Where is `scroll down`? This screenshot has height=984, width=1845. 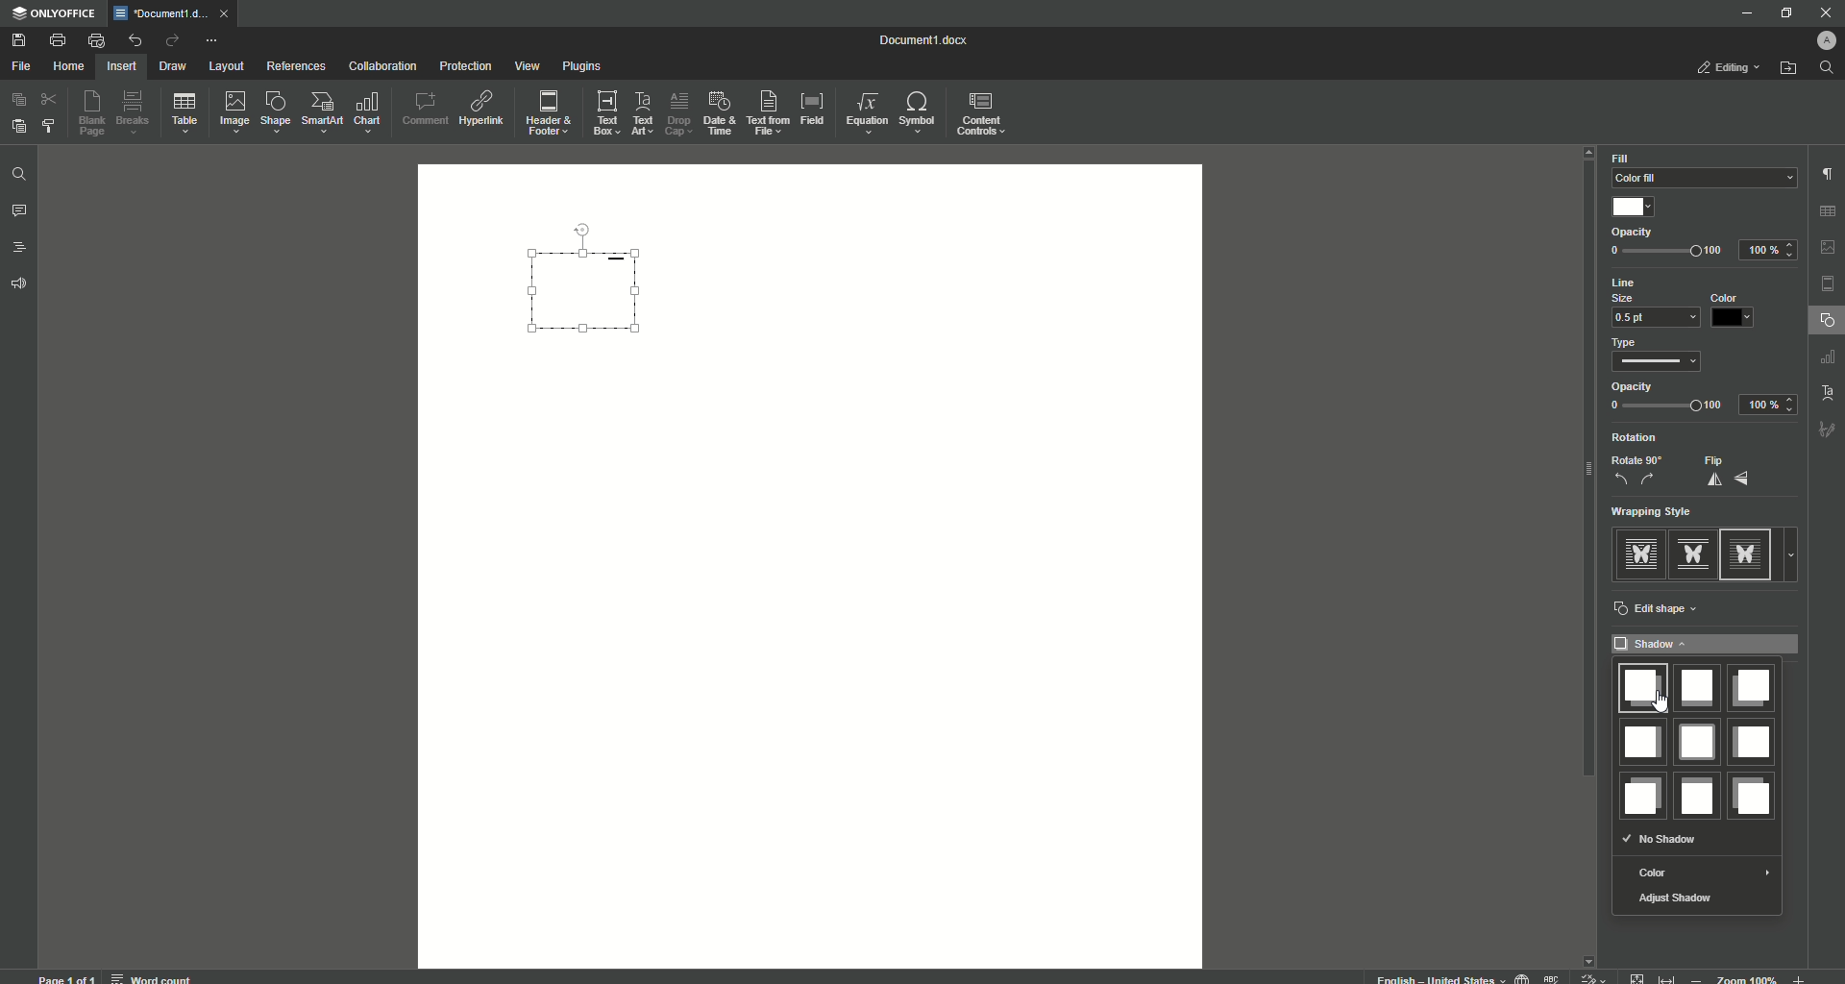
scroll down is located at coordinates (1590, 956).